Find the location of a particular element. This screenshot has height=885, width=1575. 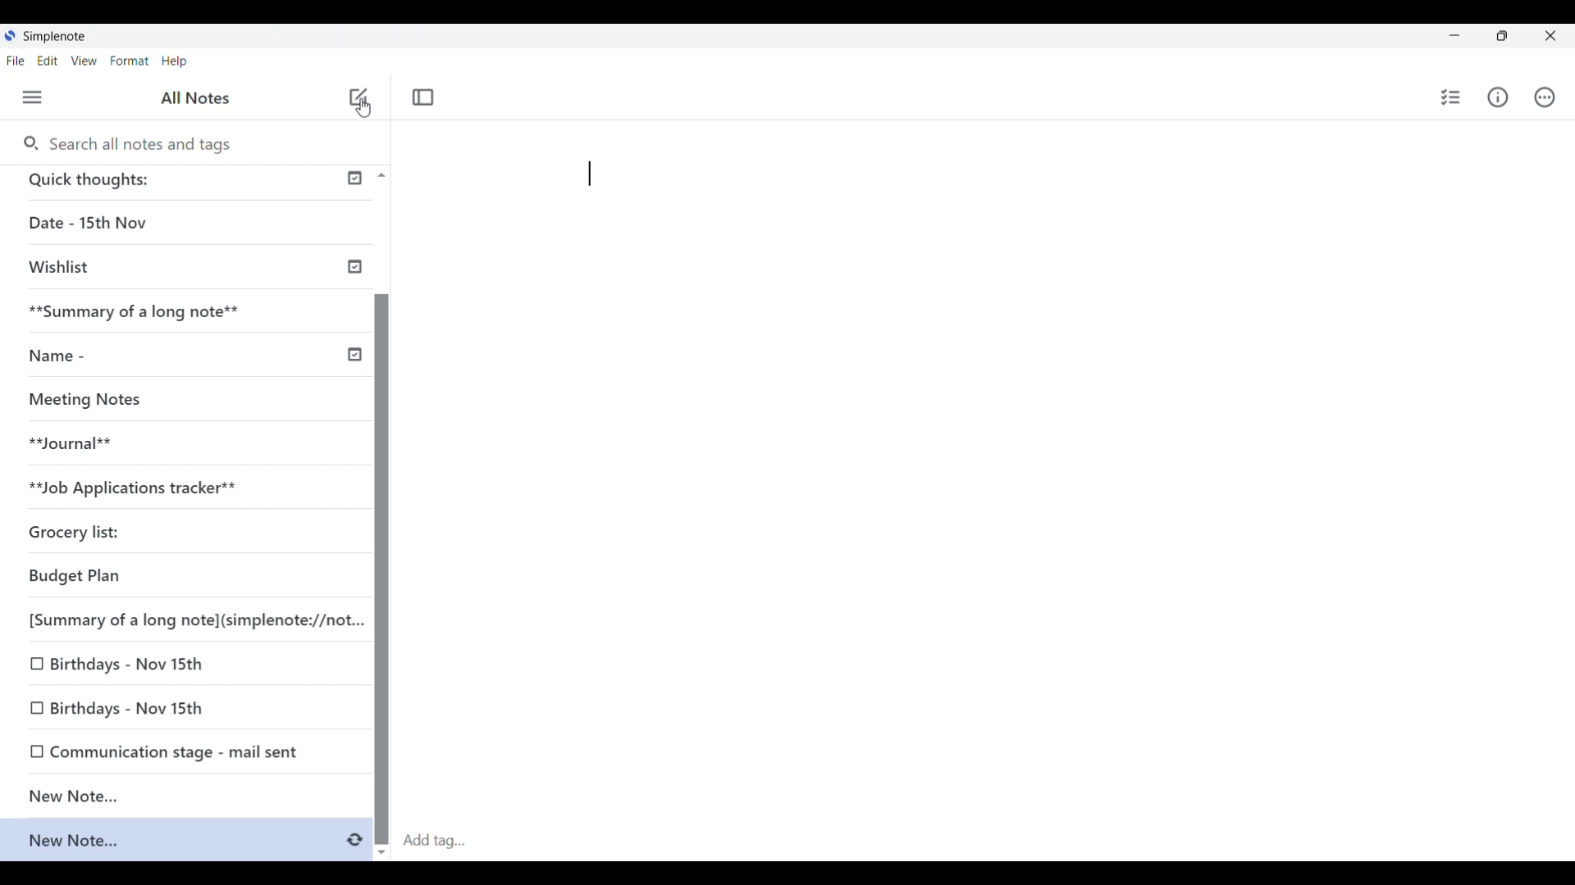

Help menu is located at coordinates (175, 61).